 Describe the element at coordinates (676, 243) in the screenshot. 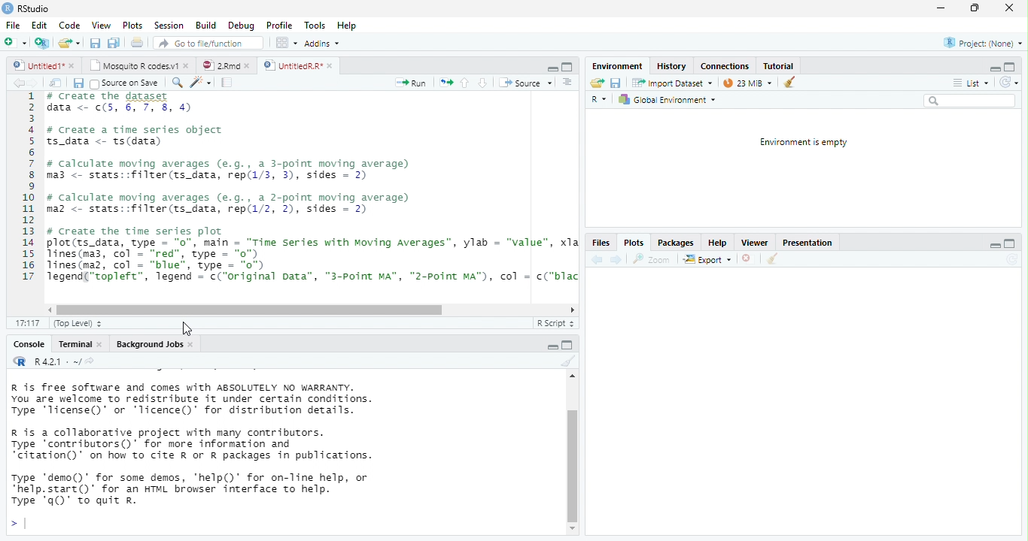

I see `Packages` at that location.